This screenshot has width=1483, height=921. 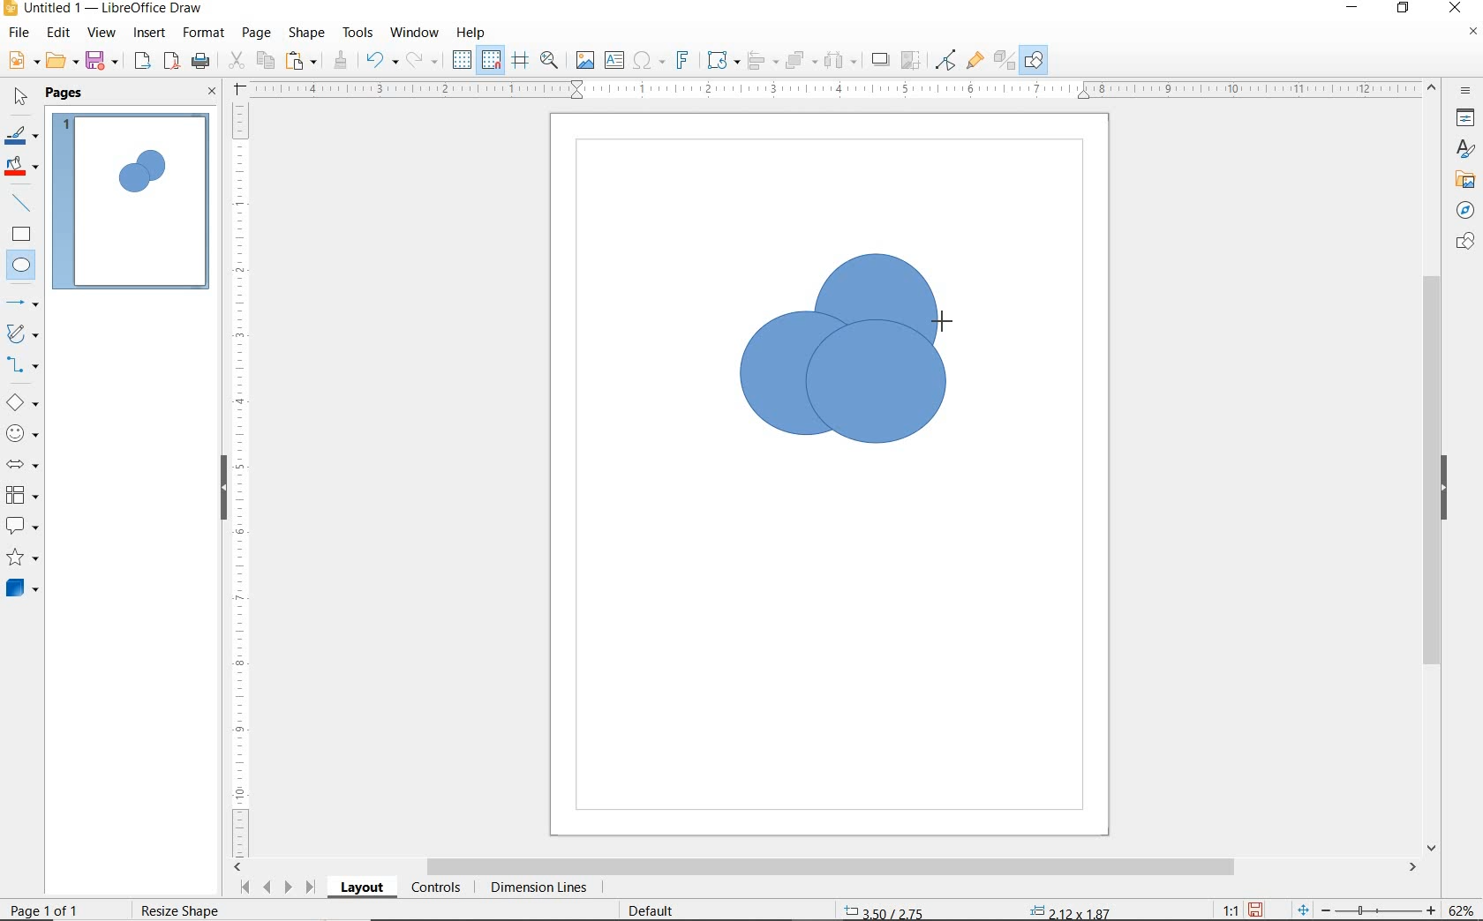 What do you see at coordinates (1454, 6) in the screenshot?
I see `CLOSE` at bounding box center [1454, 6].